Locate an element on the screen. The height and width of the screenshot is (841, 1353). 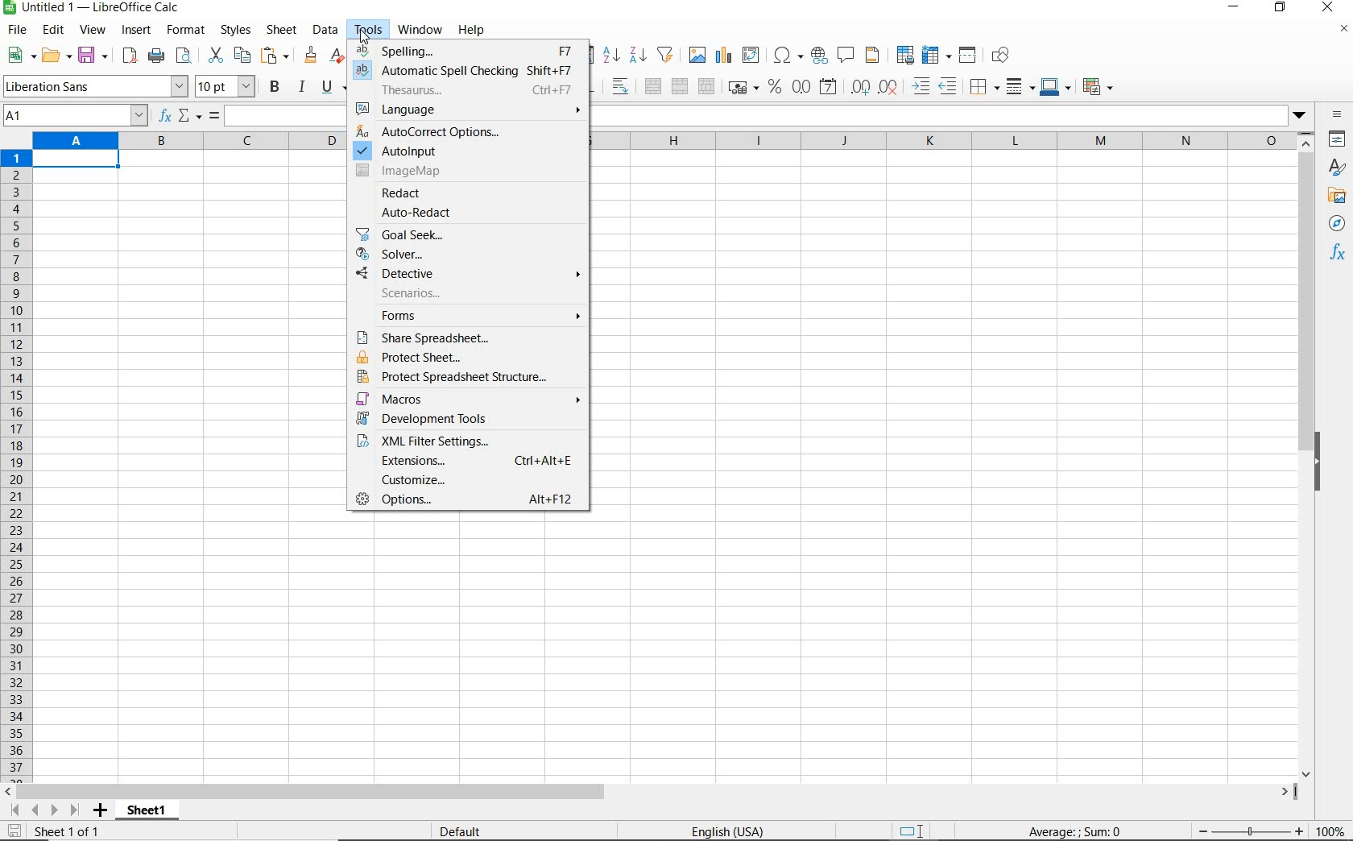
format as currency is located at coordinates (742, 89).